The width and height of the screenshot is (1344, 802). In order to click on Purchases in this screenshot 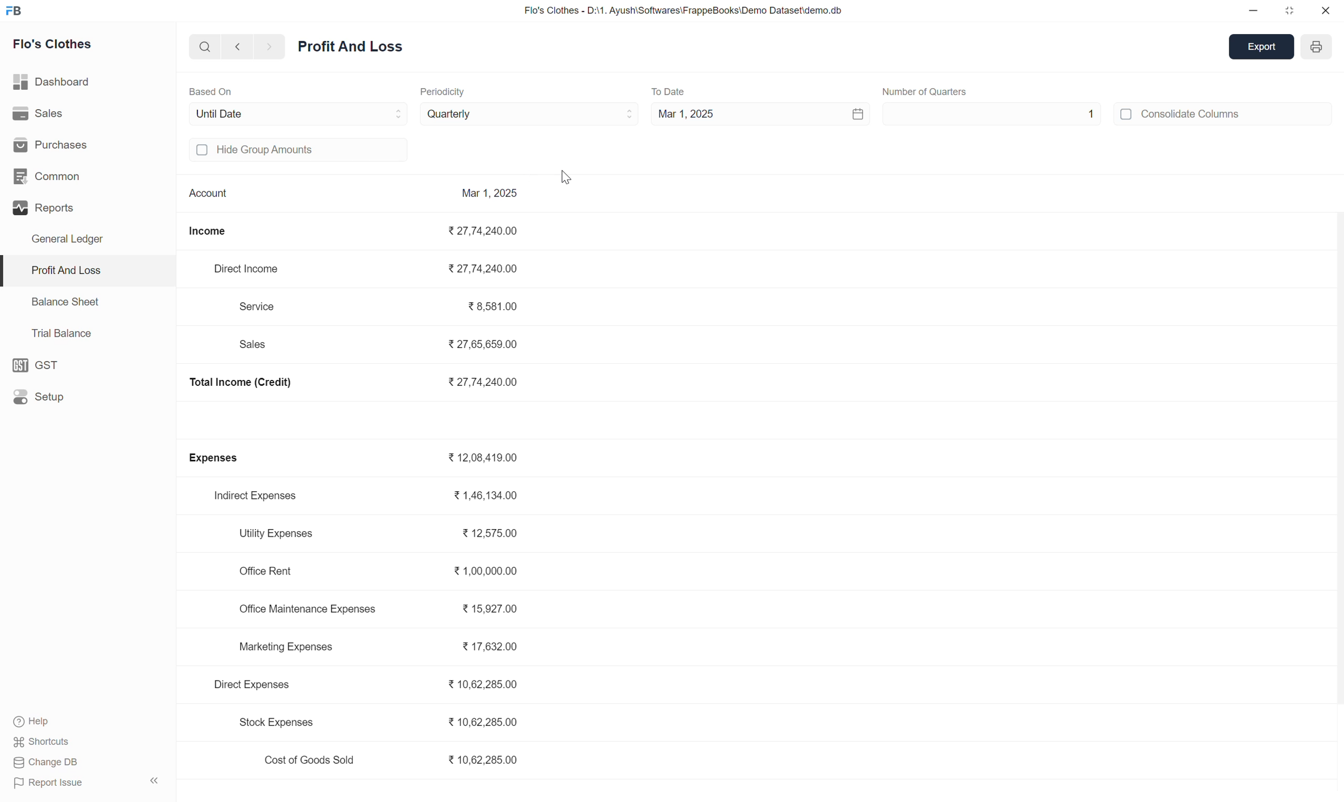, I will do `click(51, 148)`.